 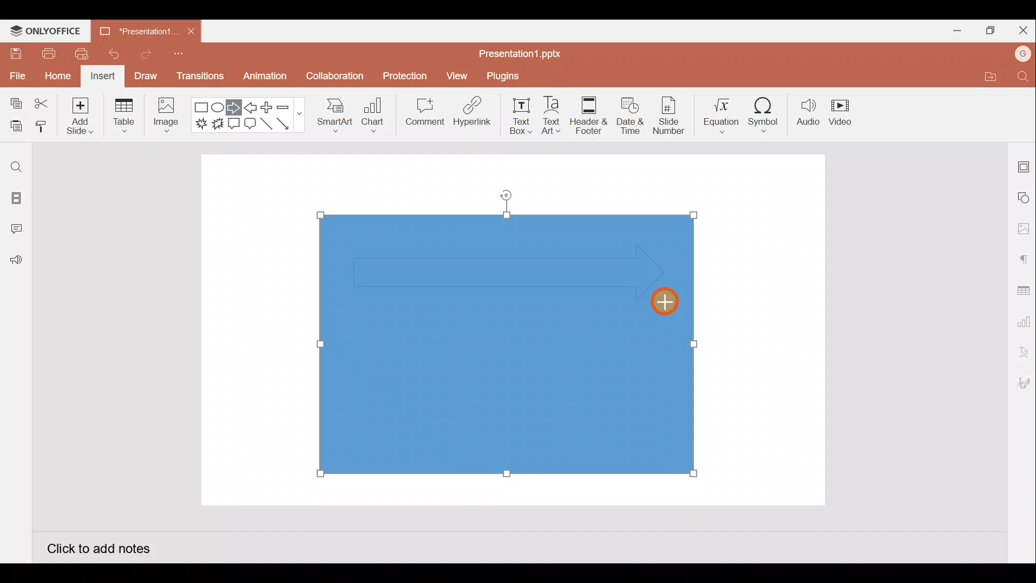 I want to click on Click to add notes, so click(x=98, y=547).